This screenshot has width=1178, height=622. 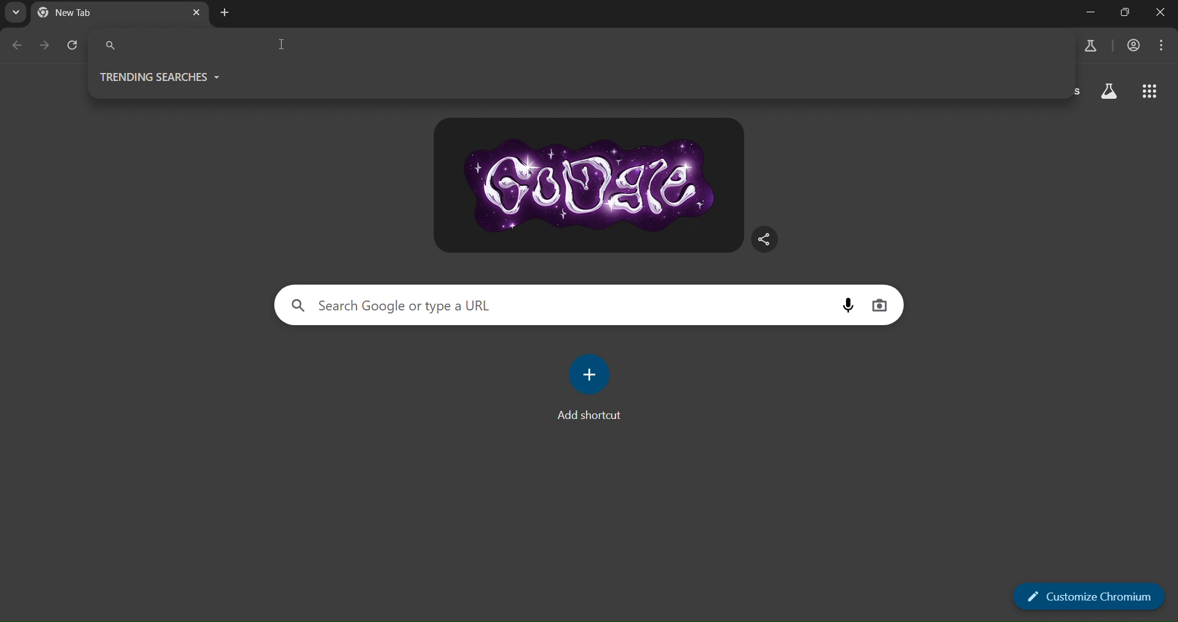 What do you see at coordinates (74, 45) in the screenshot?
I see `reload page` at bounding box center [74, 45].